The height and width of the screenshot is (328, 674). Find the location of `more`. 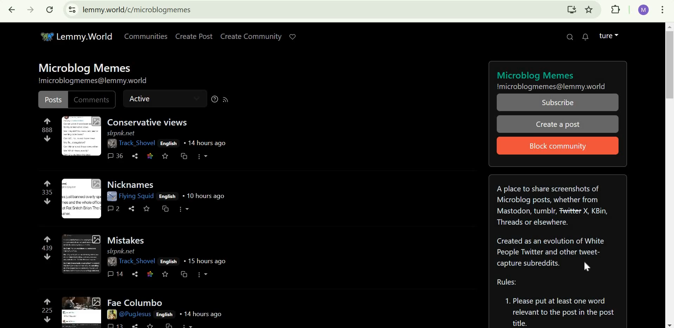

more is located at coordinates (203, 275).